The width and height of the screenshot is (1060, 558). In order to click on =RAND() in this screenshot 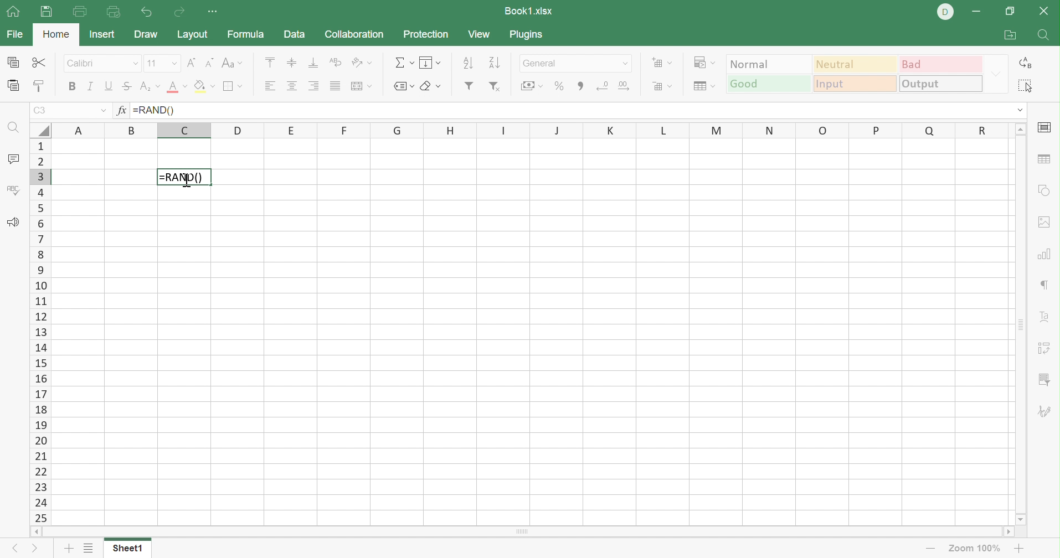, I will do `click(155, 111)`.